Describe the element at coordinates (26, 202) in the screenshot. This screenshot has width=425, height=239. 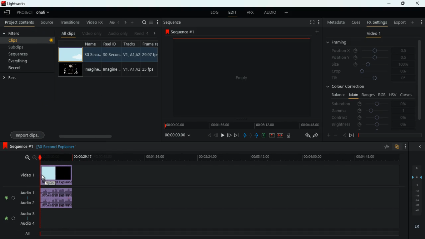
I see `audio 2` at that location.